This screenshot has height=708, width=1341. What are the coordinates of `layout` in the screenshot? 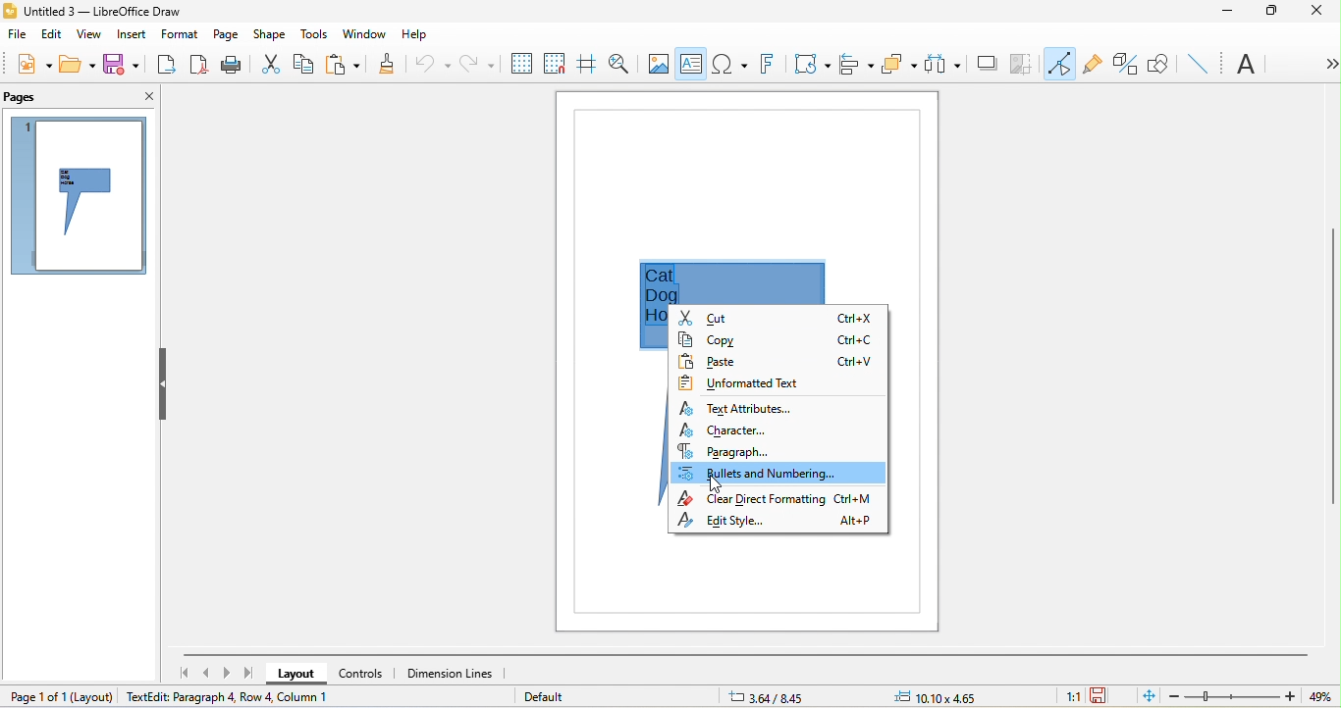 It's located at (92, 694).